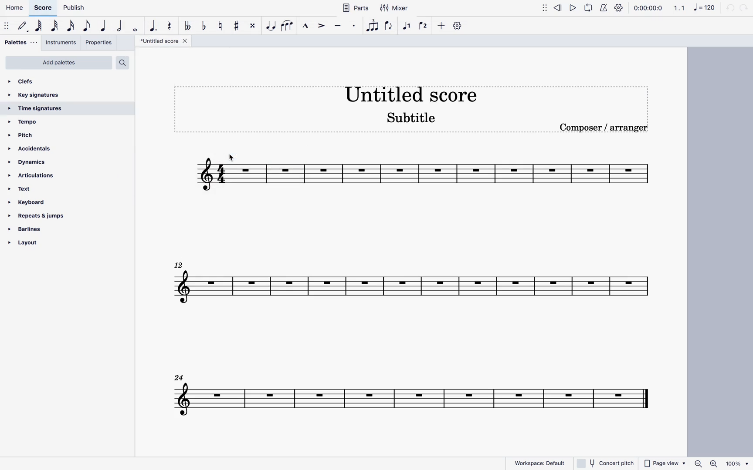 The height and width of the screenshot is (470, 753). I want to click on cursor, so click(236, 155).